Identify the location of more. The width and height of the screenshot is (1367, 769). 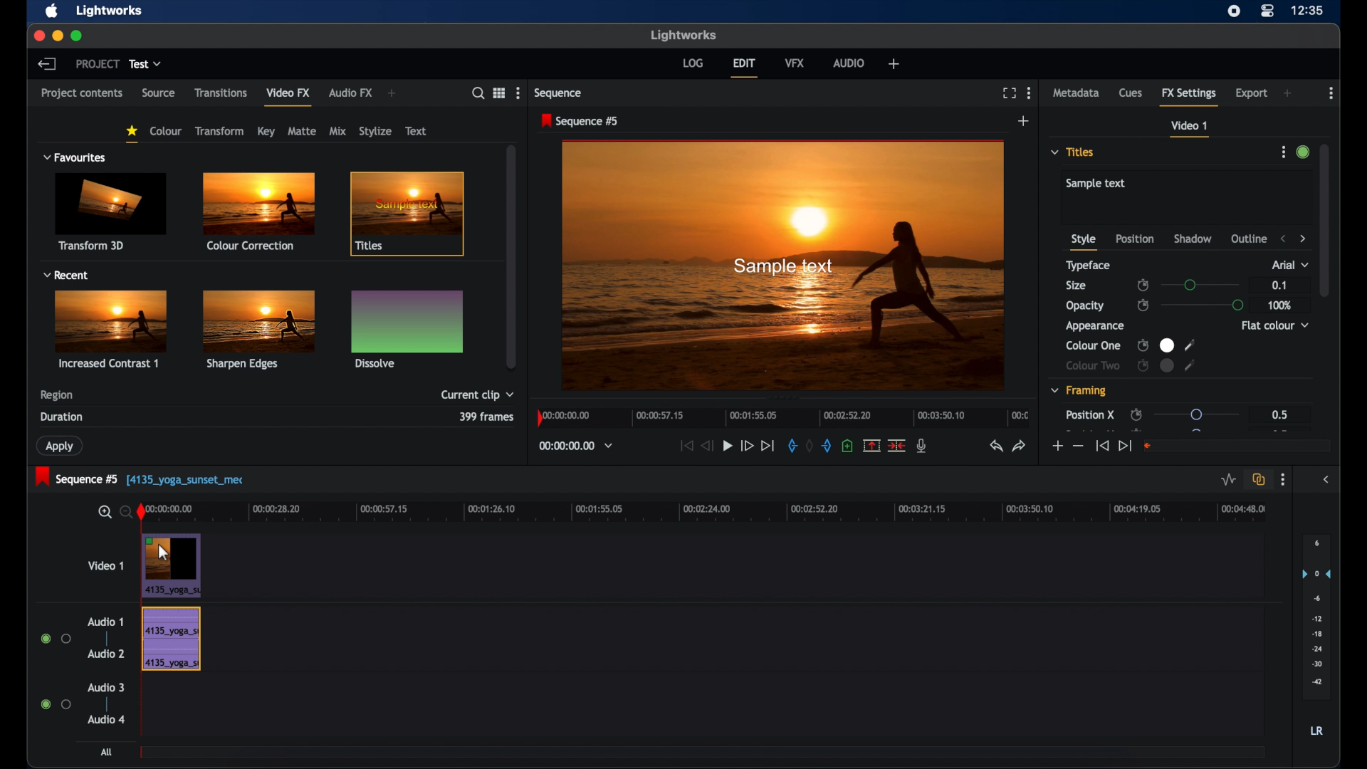
(1056, 448).